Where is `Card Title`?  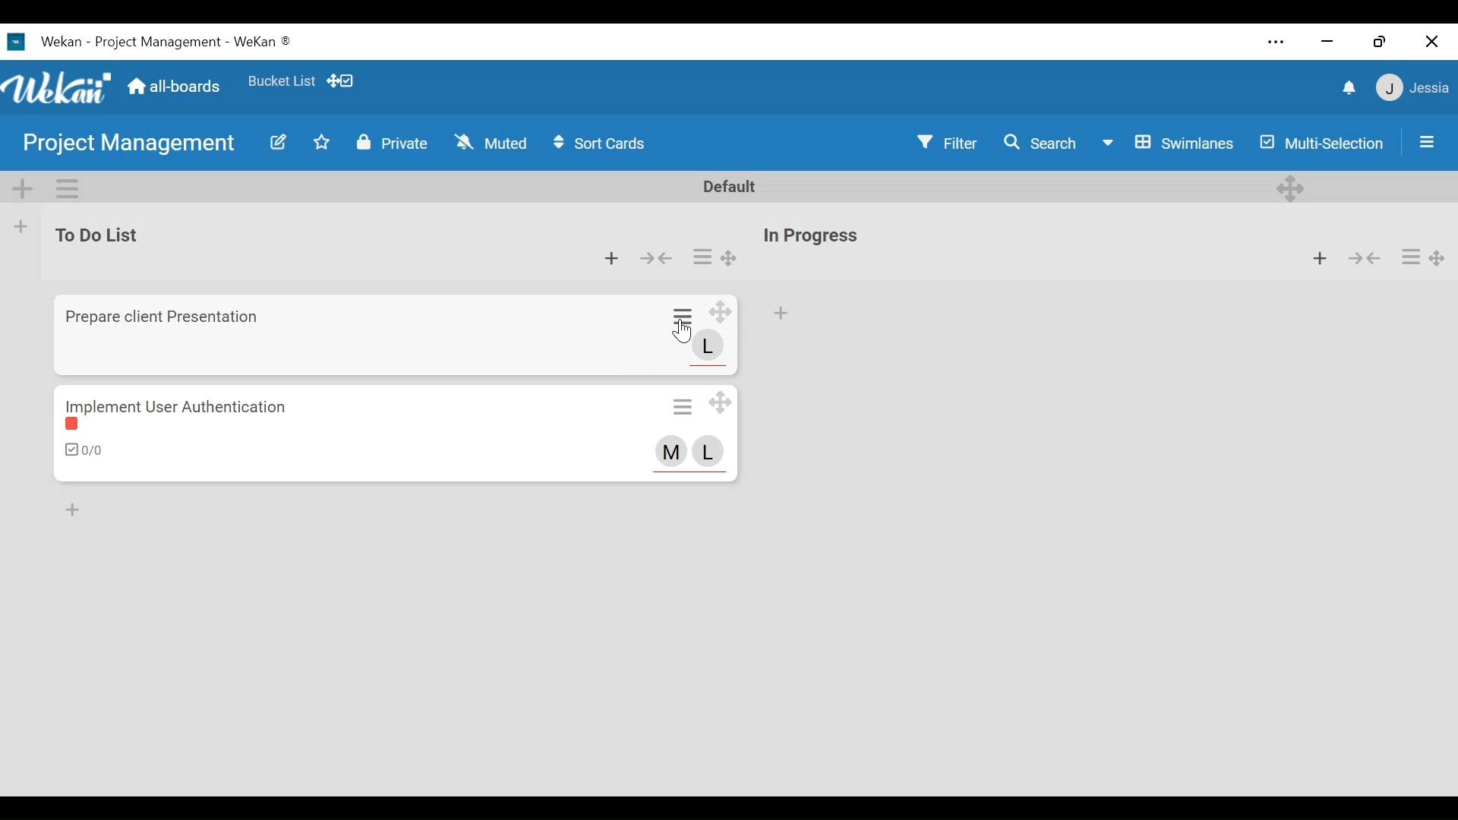 Card Title is located at coordinates (178, 405).